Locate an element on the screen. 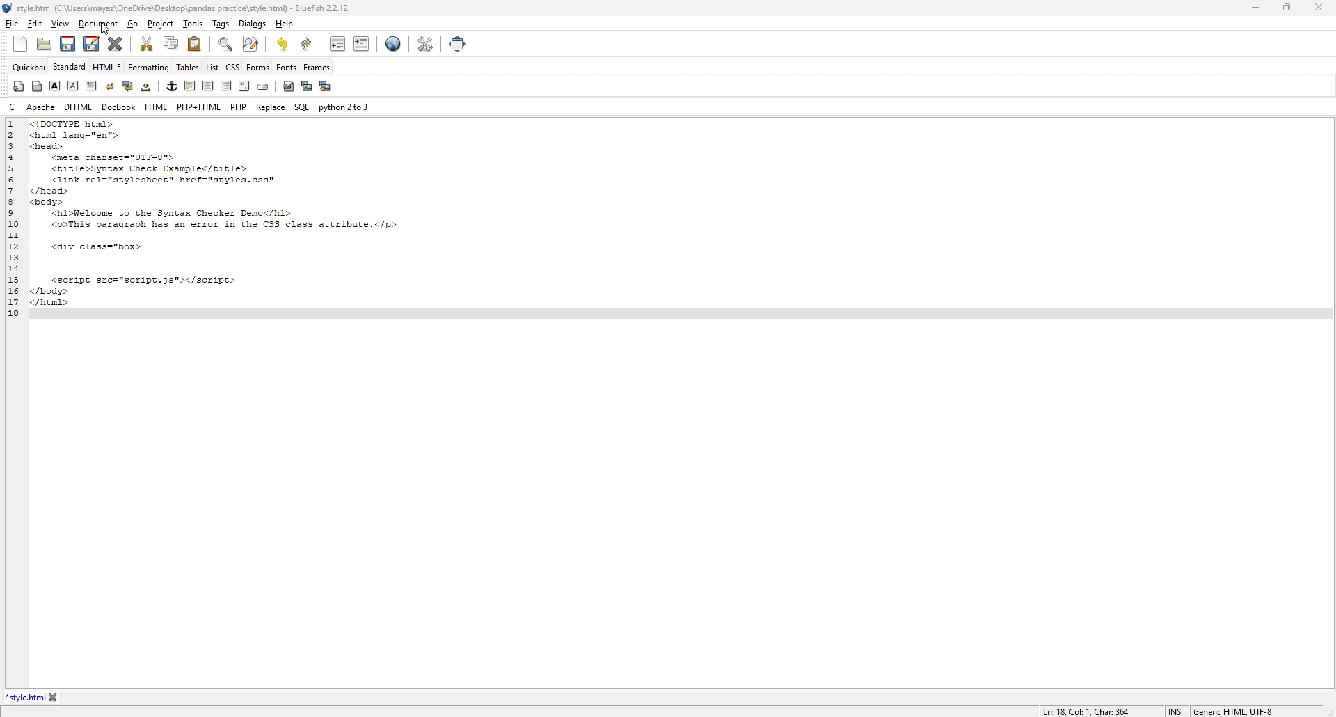 The width and height of the screenshot is (1336, 717). docbook is located at coordinates (118, 108).